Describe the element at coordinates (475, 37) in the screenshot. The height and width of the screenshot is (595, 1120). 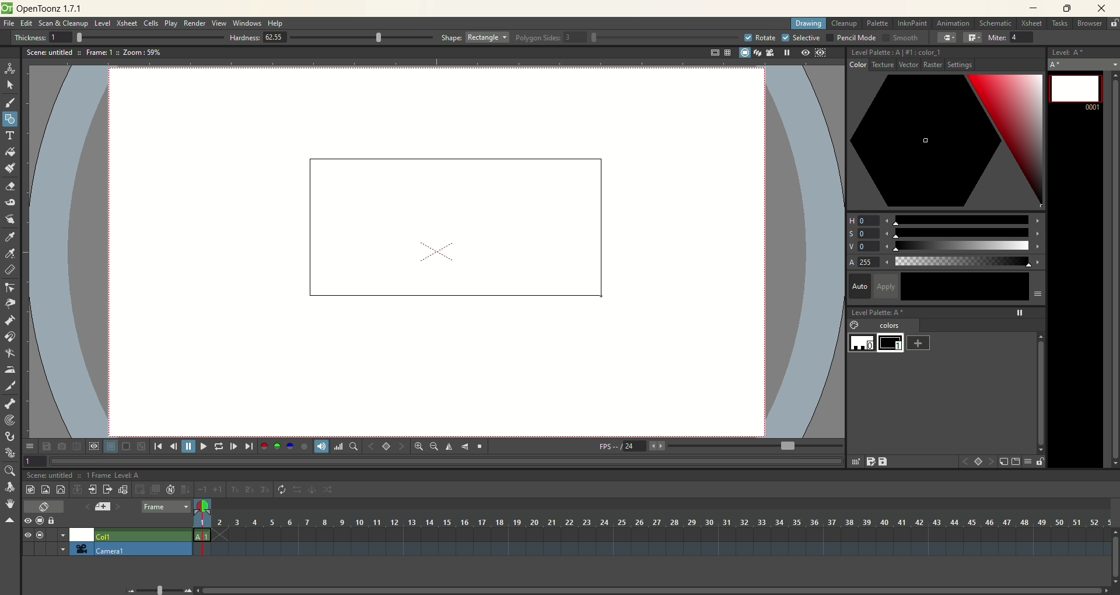
I see `shape` at that location.